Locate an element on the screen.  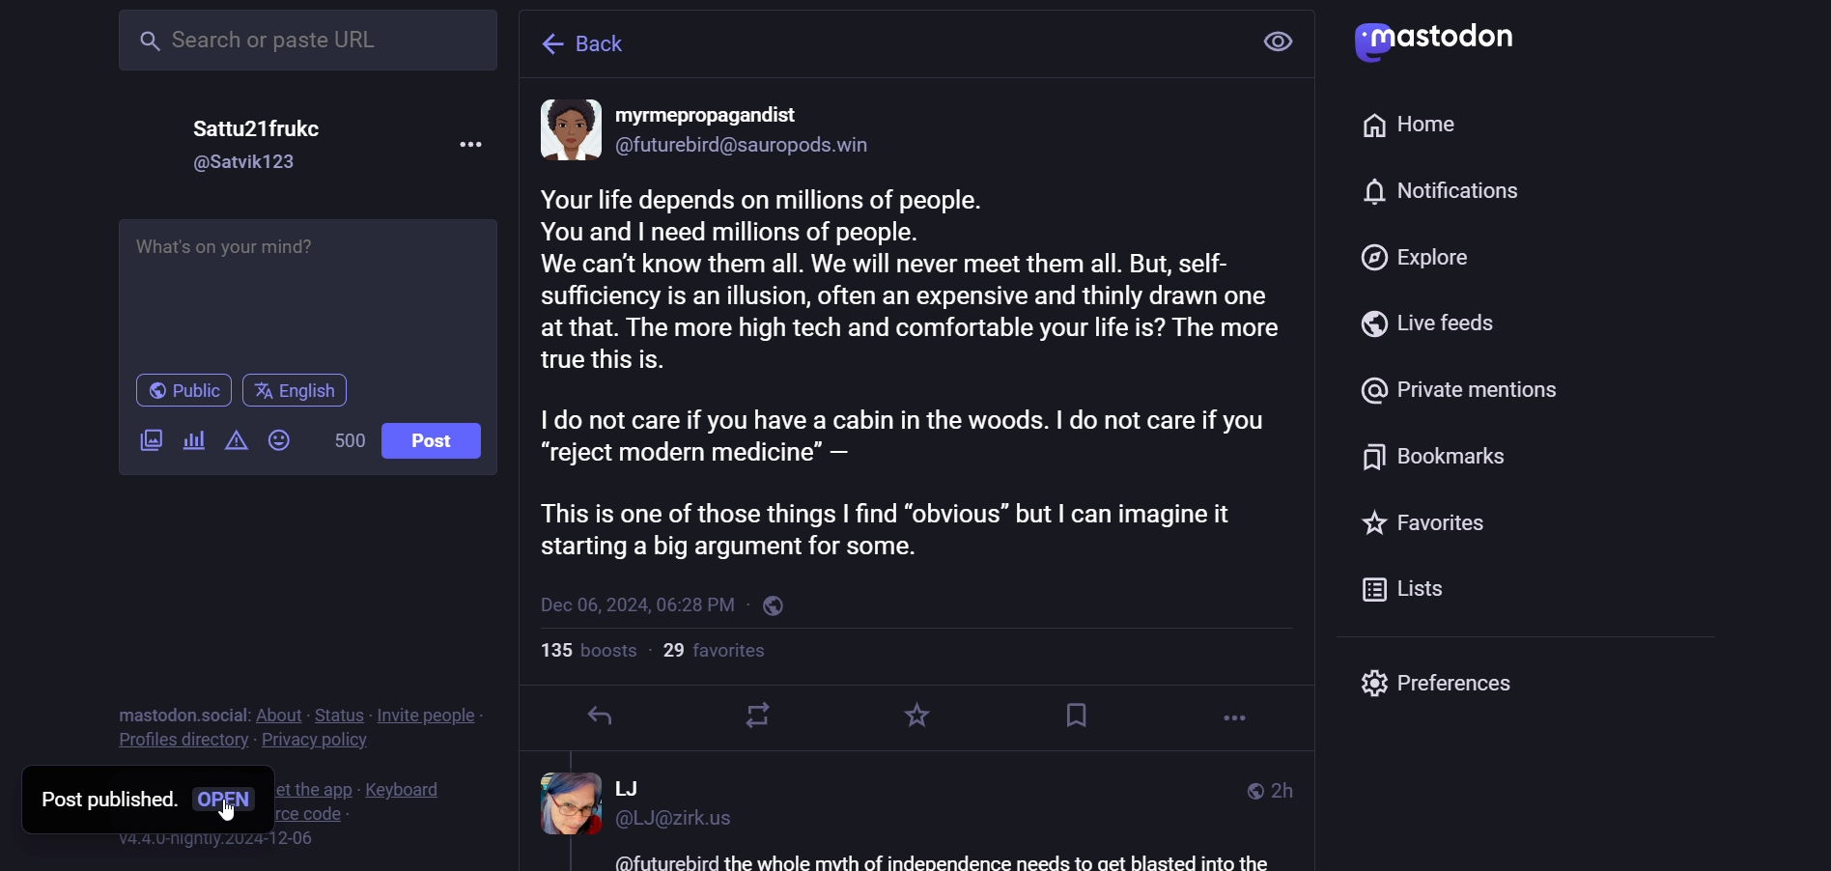
privacy policy is located at coordinates (319, 741).